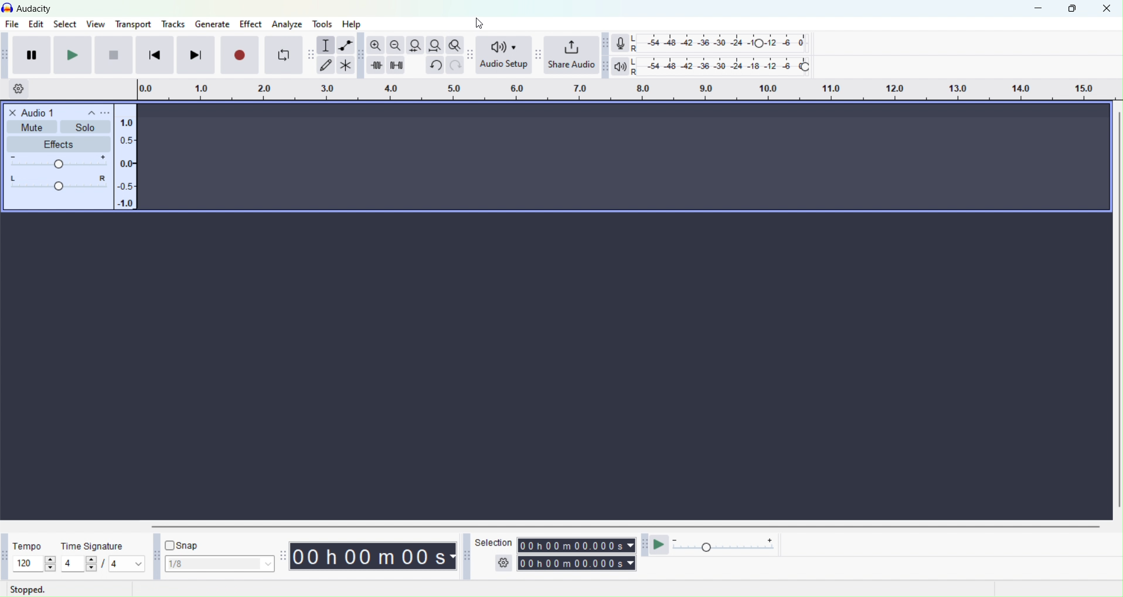 Image resolution: width=1123 pixels, height=597 pixels. I want to click on Time audio outside selection, so click(377, 66).